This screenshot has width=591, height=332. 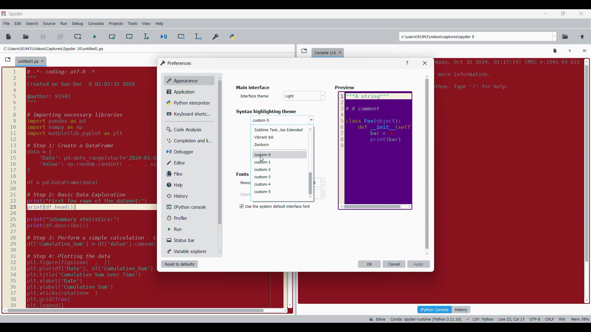 I want to click on Python interpreter, so click(x=187, y=103).